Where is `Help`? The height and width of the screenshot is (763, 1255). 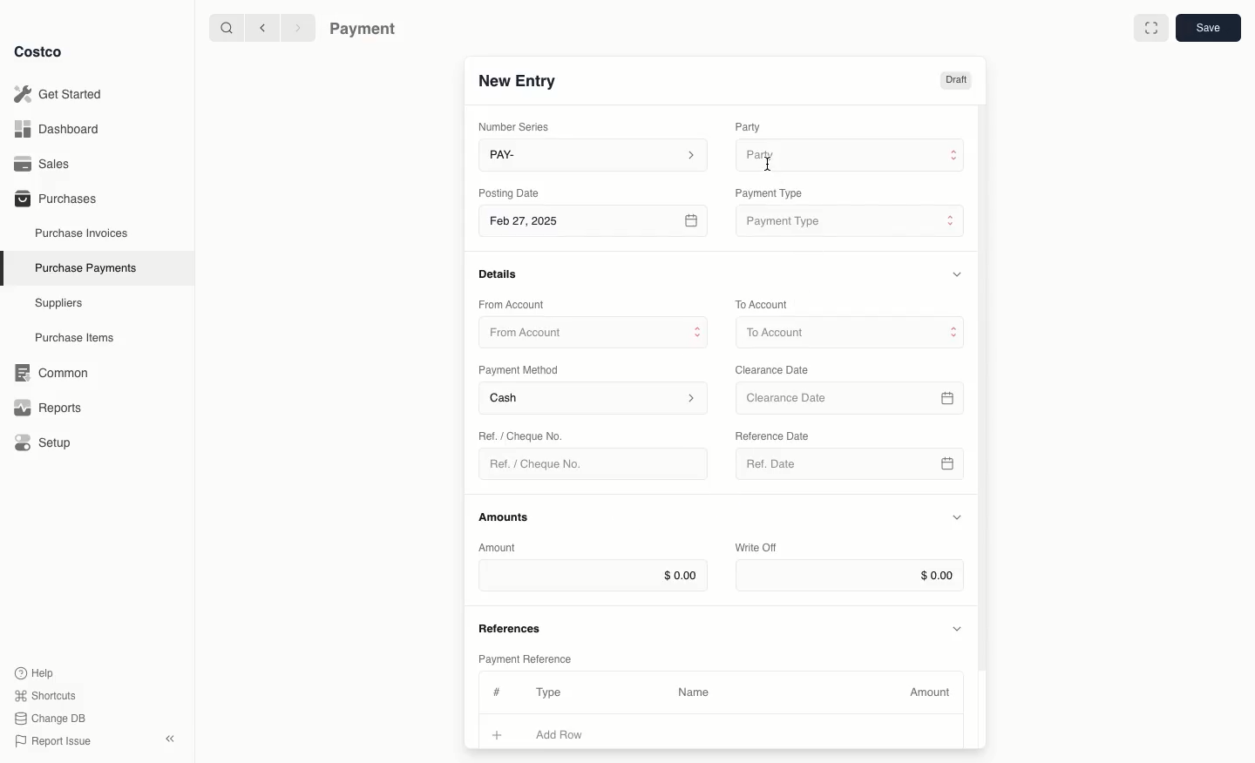
Help is located at coordinates (34, 672).